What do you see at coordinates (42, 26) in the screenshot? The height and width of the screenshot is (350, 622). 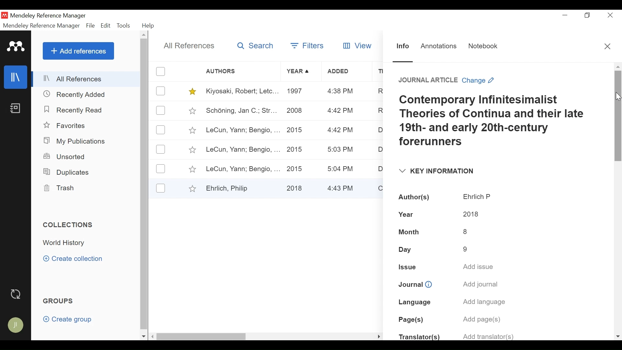 I see `Mendeley Reference Manager` at bounding box center [42, 26].